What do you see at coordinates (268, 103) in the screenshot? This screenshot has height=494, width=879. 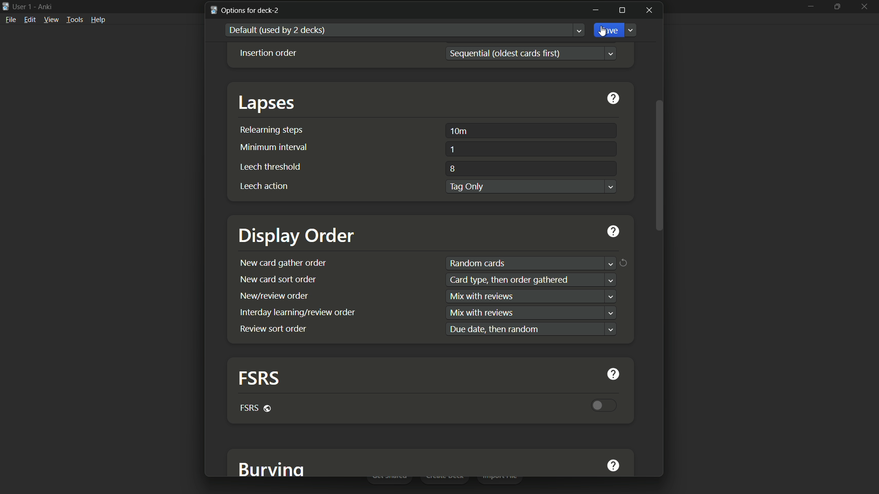 I see `lapses` at bounding box center [268, 103].